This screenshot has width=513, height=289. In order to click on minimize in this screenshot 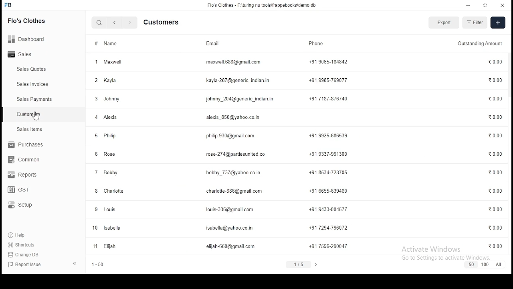, I will do `click(469, 5)`.